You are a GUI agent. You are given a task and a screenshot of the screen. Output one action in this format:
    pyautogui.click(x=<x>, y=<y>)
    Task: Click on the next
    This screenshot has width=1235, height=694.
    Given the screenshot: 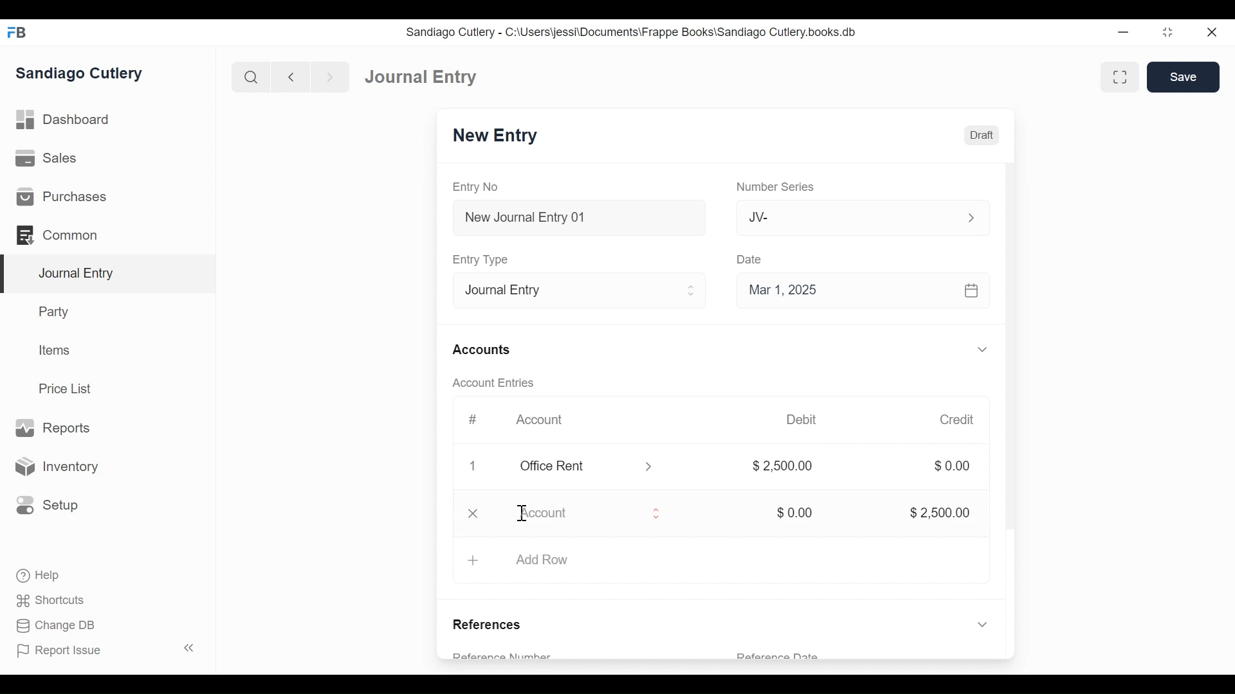 What is the action you would take?
    pyautogui.click(x=325, y=75)
    